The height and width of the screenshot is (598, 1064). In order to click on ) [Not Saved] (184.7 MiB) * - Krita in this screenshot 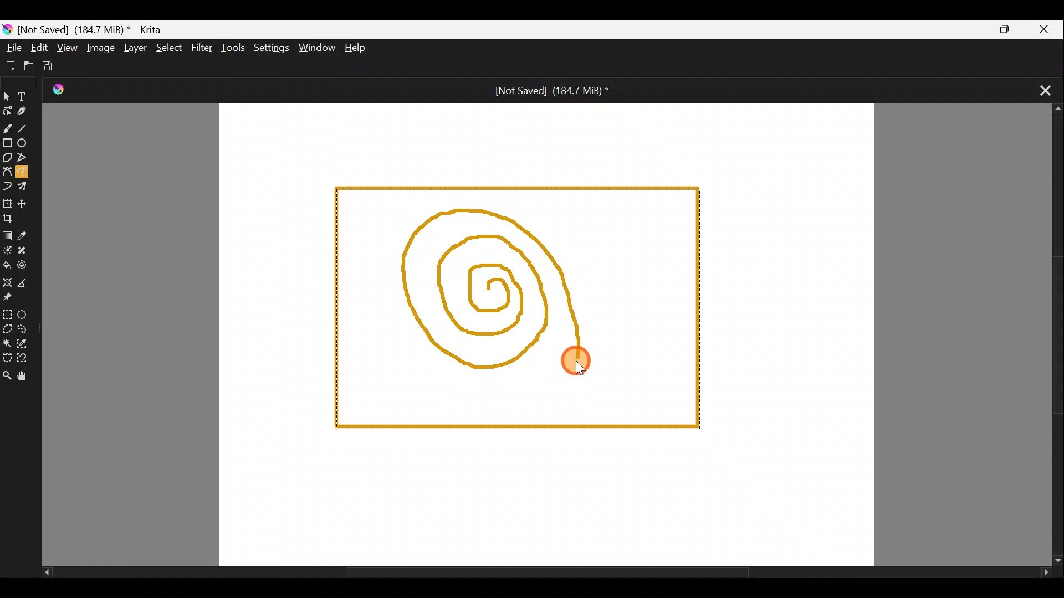, I will do `click(95, 29)`.